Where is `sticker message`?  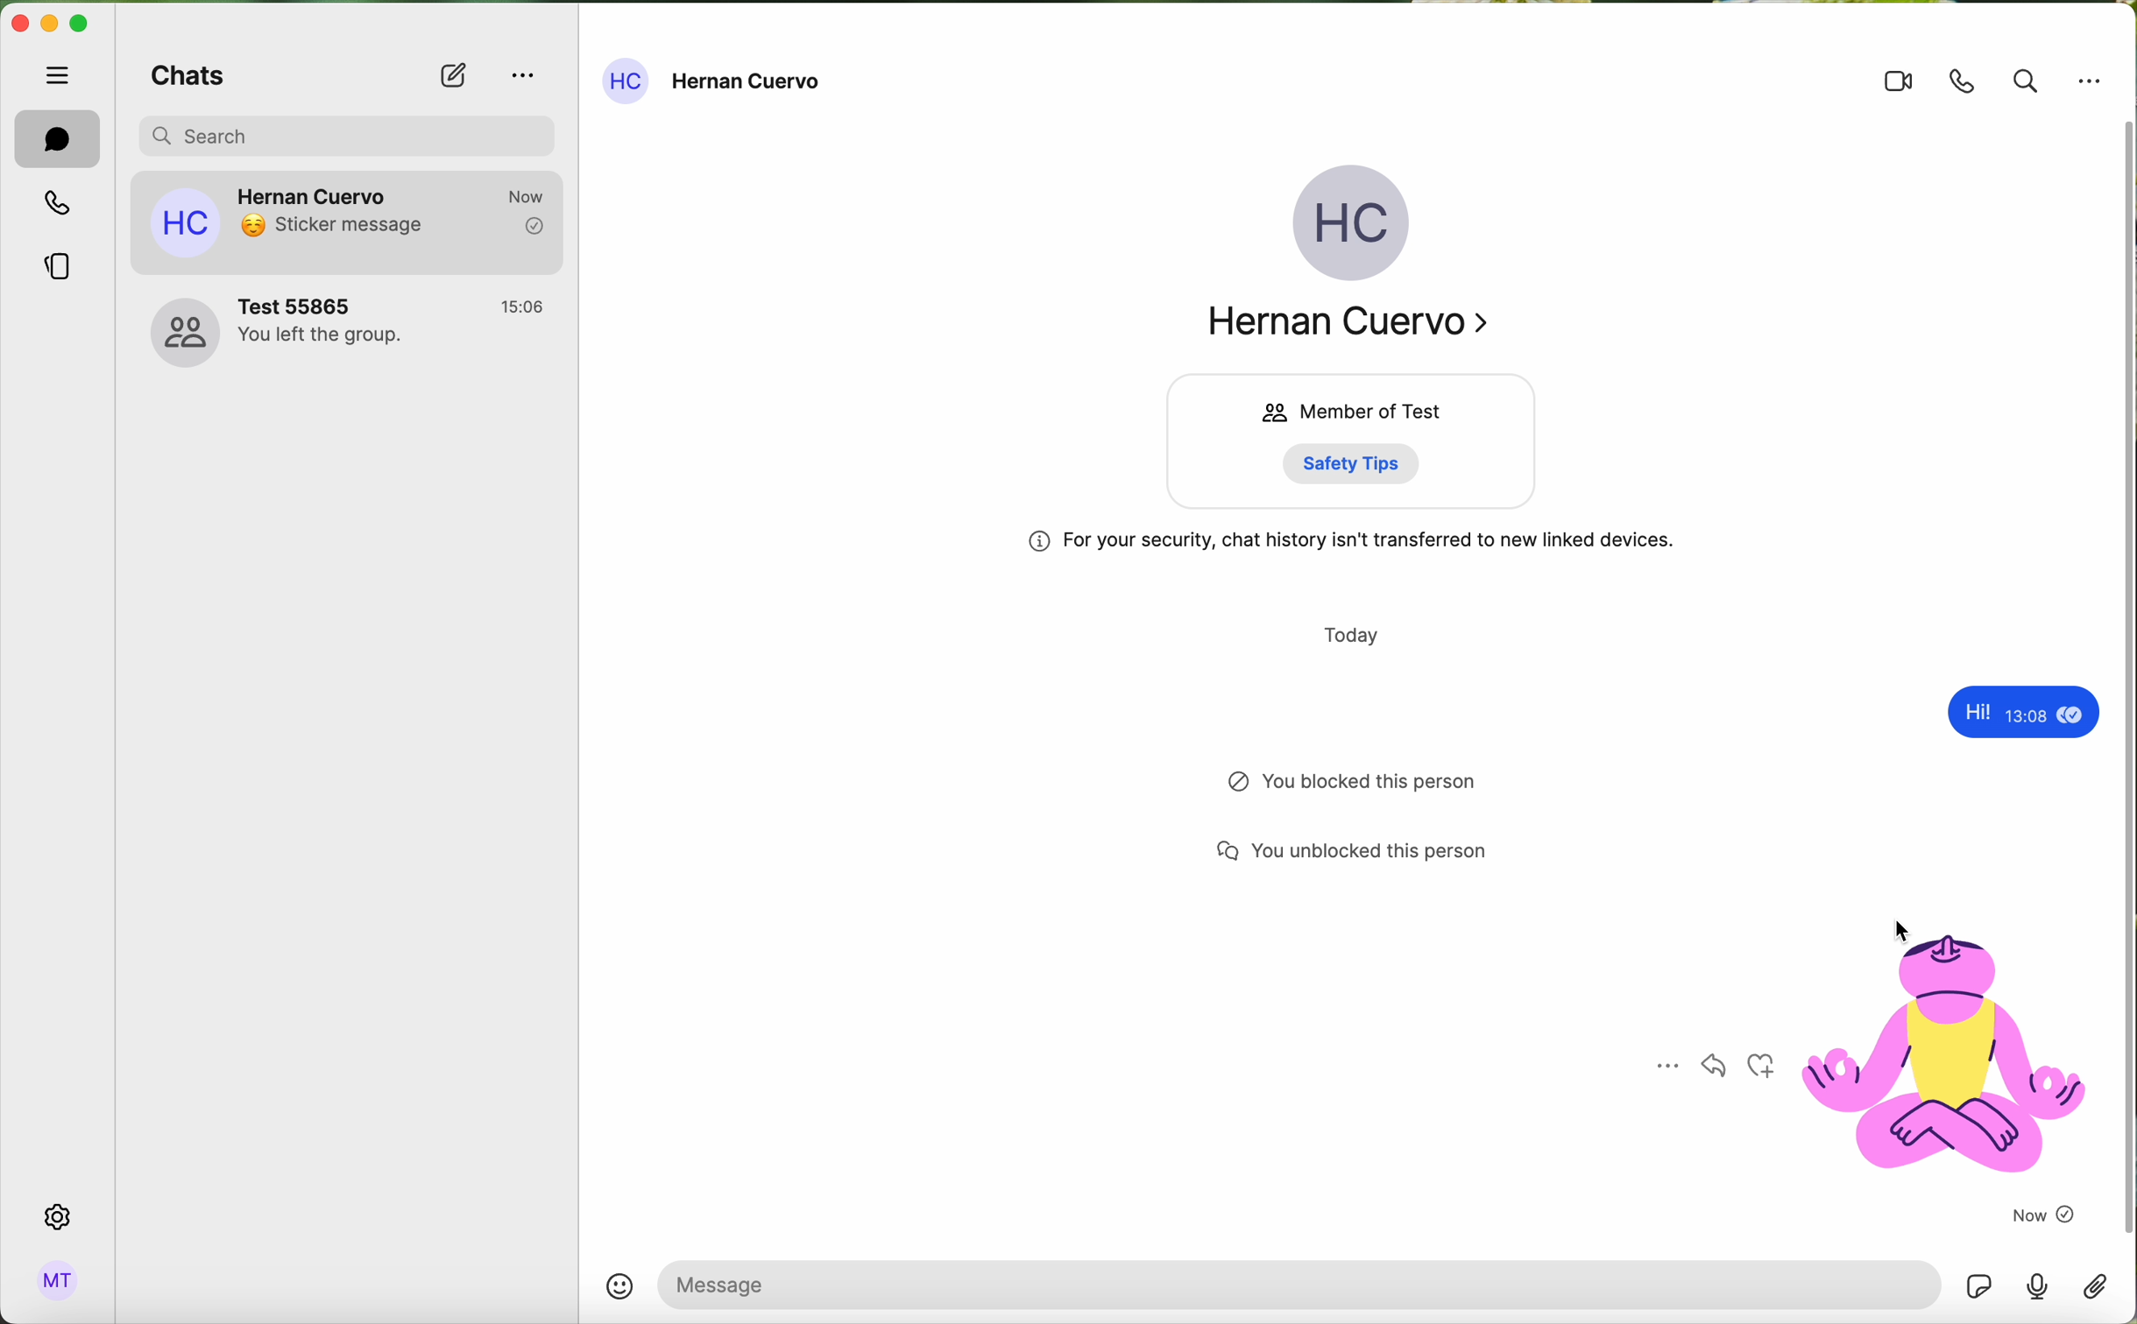
sticker message is located at coordinates (1870, 1060).